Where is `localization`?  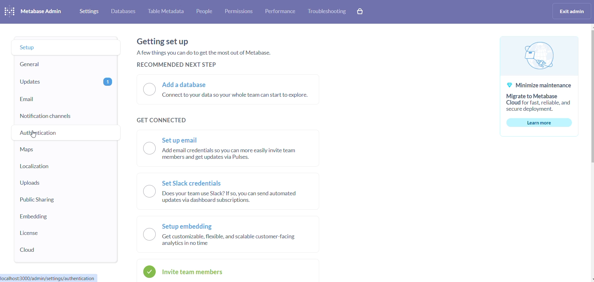
localization is located at coordinates (53, 167).